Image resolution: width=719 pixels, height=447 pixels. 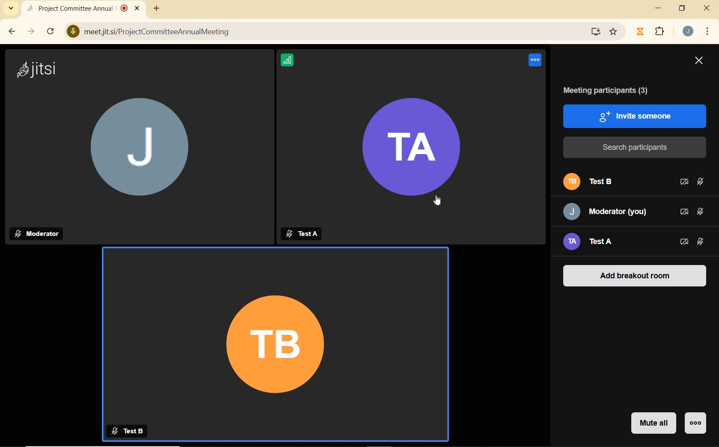 I want to click on ) meetjitsi/ProjectCommitteeAnnualMeeting, so click(x=325, y=33).